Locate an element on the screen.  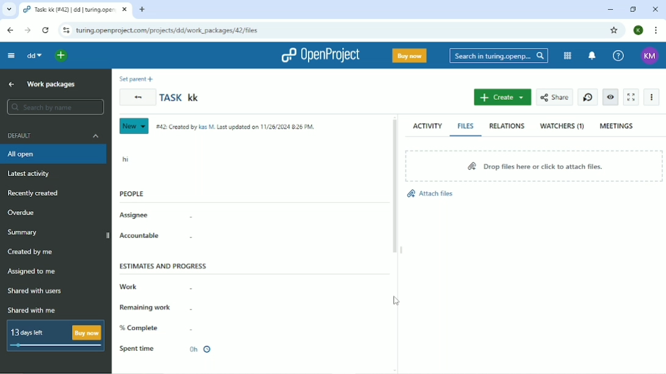
Recently added is located at coordinates (34, 194).